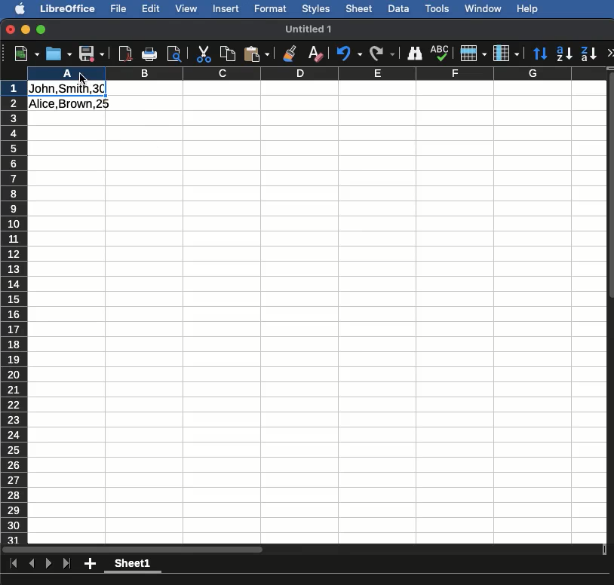 The height and width of the screenshot is (585, 614). Describe the element at coordinates (124, 54) in the screenshot. I see `Export to pdf` at that location.